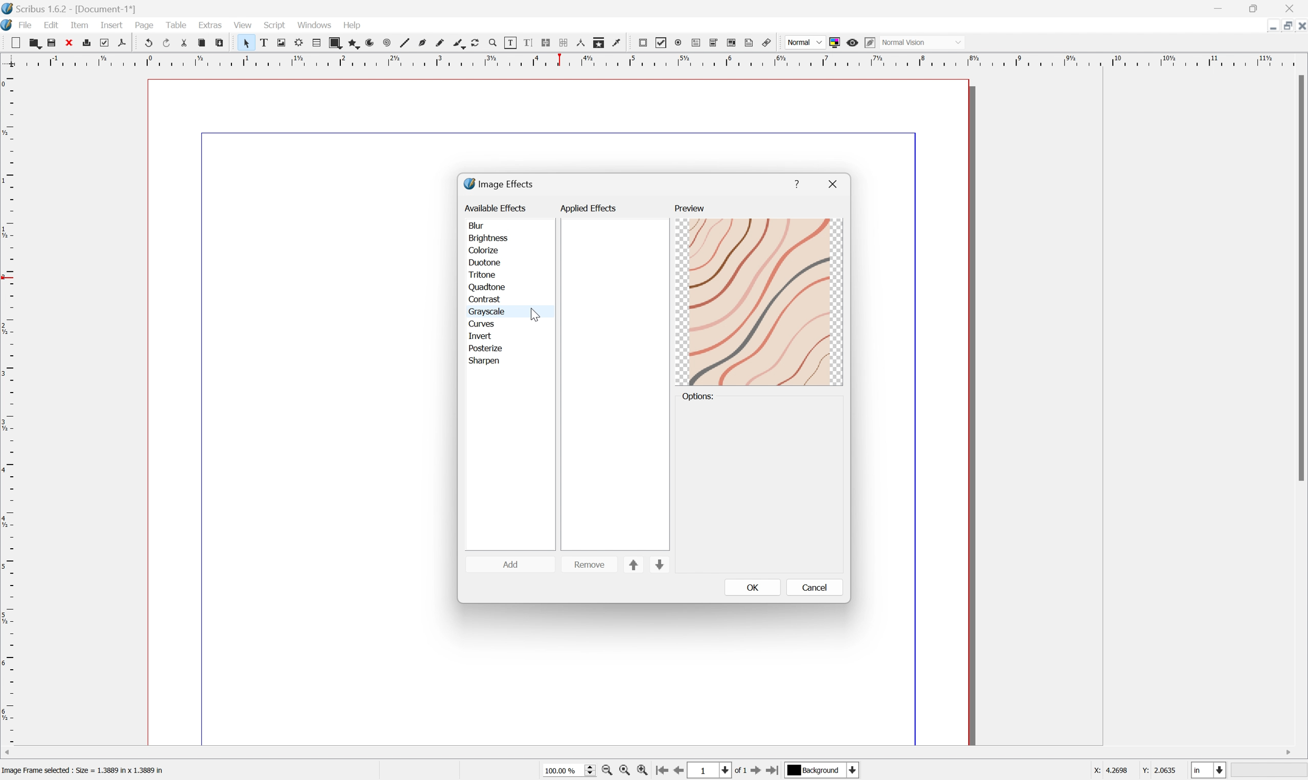 Image resolution: width=1308 pixels, height=780 pixels. What do you see at coordinates (277, 24) in the screenshot?
I see `Script` at bounding box center [277, 24].